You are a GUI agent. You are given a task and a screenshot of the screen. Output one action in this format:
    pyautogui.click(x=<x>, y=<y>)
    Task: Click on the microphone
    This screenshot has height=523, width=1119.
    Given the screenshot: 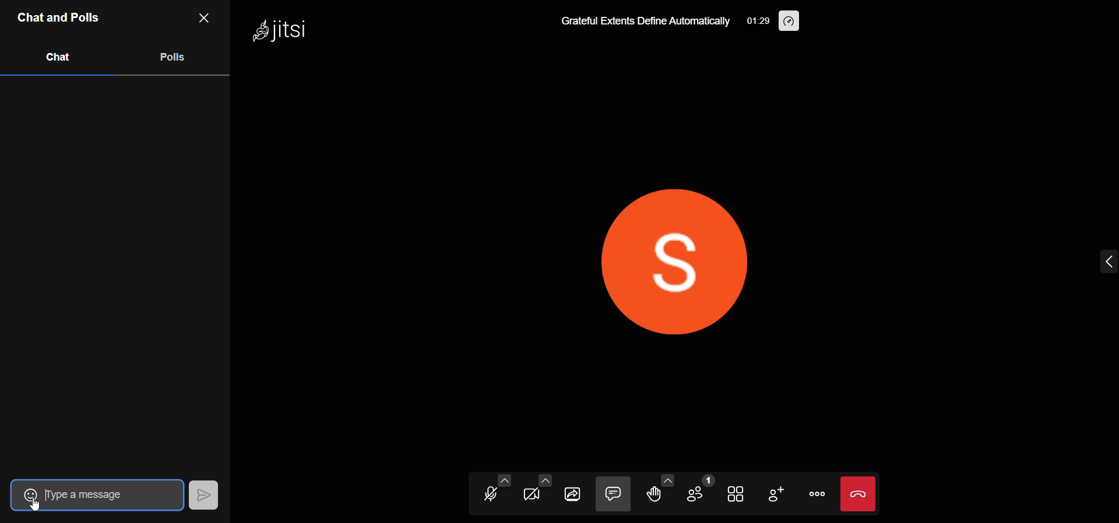 What is the action you would take?
    pyautogui.click(x=492, y=494)
    